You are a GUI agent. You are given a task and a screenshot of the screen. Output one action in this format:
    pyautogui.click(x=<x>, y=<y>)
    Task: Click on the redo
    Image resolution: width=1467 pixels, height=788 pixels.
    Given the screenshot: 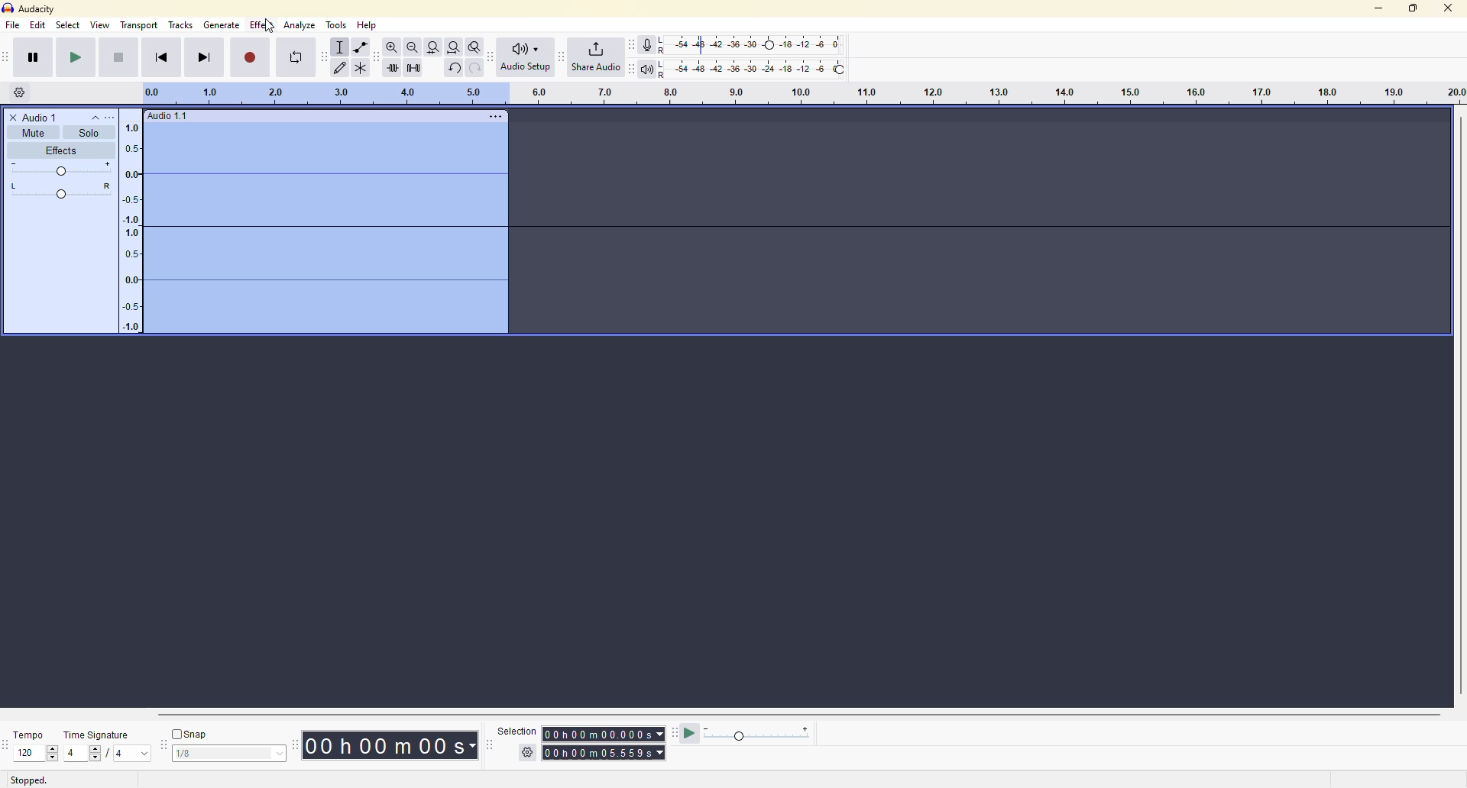 What is the action you would take?
    pyautogui.click(x=474, y=68)
    